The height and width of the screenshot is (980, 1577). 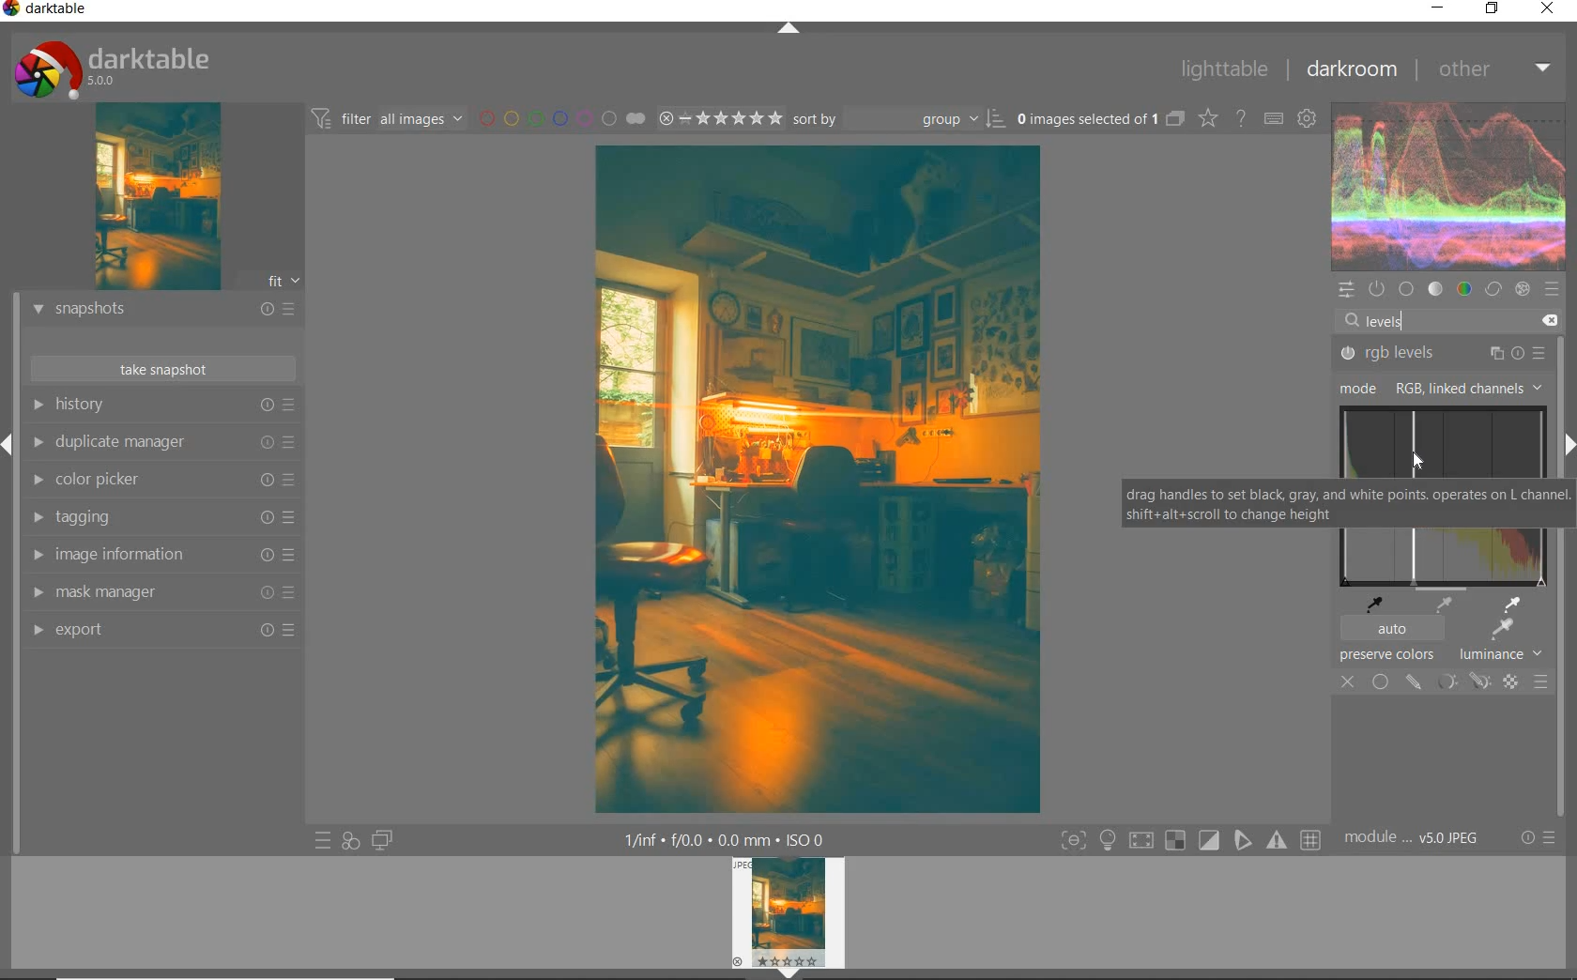 I want to click on blending options, so click(x=1540, y=681).